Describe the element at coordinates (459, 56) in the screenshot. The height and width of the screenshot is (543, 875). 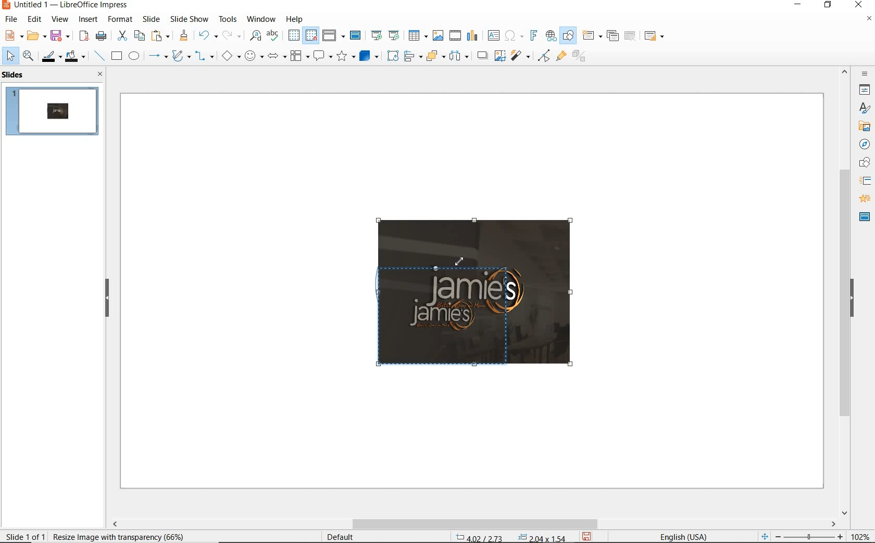
I see `select at least three objects to distribute` at that location.